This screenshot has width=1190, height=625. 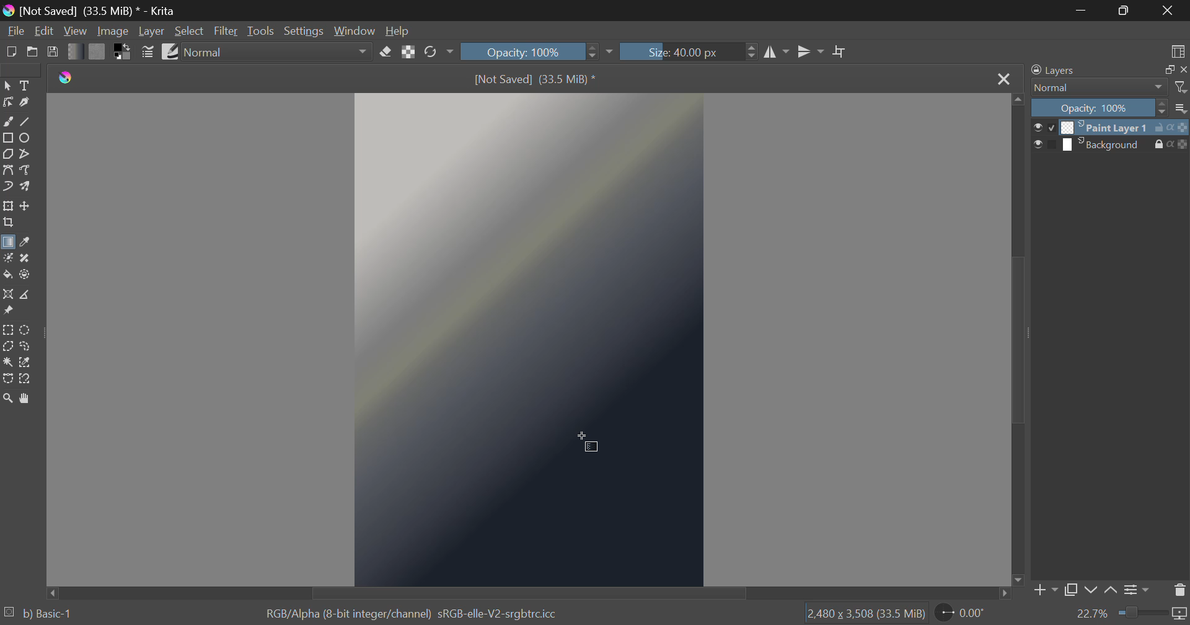 What do you see at coordinates (1182, 87) in the screenshot?
I see `filter` at bounding box center [1182, 87].